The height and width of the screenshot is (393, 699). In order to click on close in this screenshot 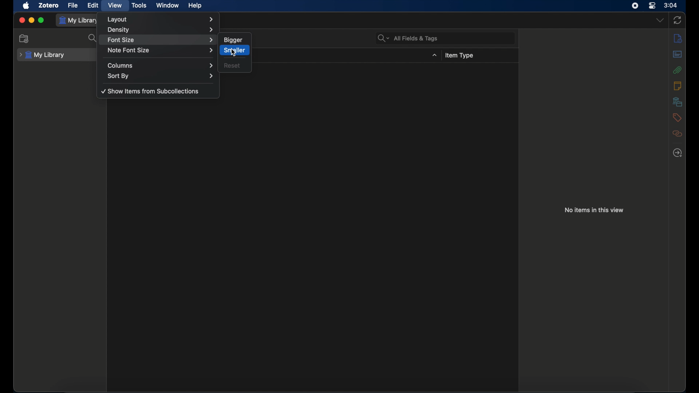, I will do `click(22, 20)`.